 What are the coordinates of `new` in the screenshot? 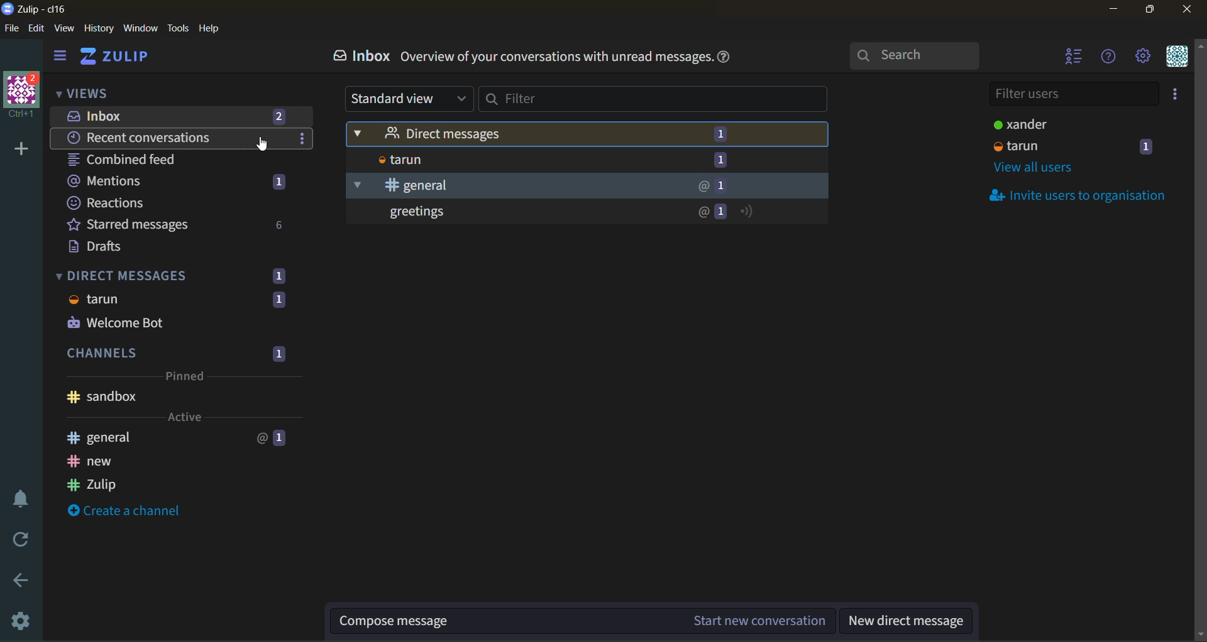 It's located at (165, 461).